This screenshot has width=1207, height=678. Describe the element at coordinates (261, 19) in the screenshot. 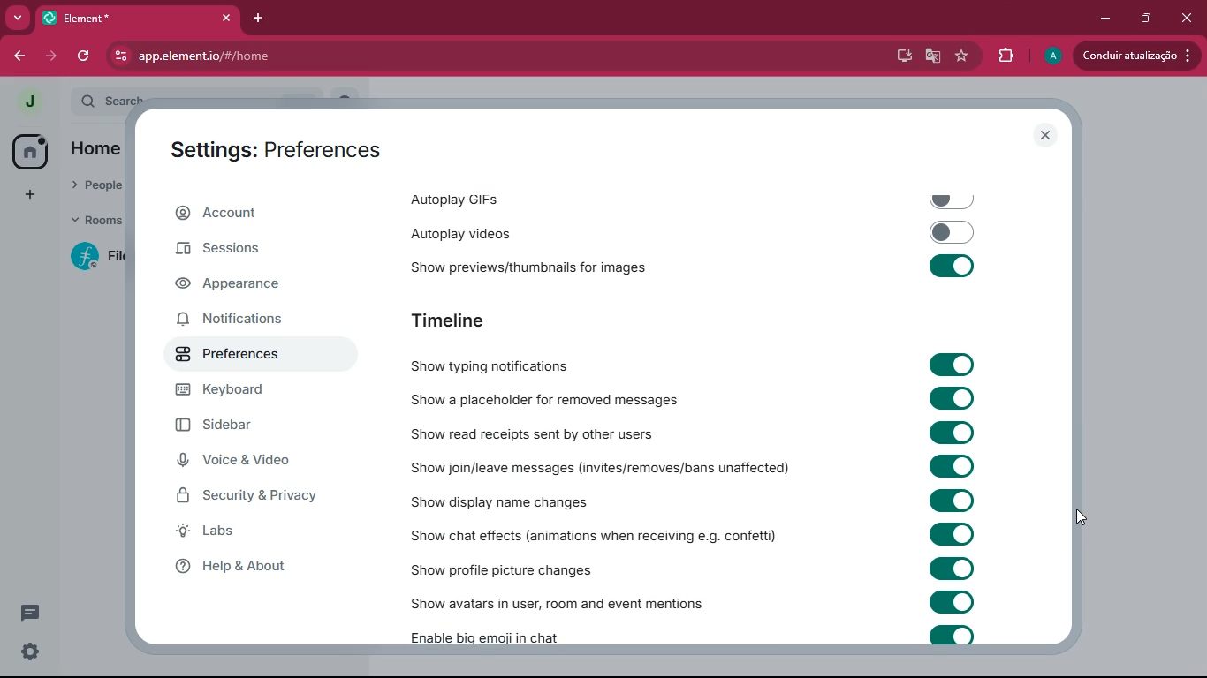

I see `add tab` at that location.